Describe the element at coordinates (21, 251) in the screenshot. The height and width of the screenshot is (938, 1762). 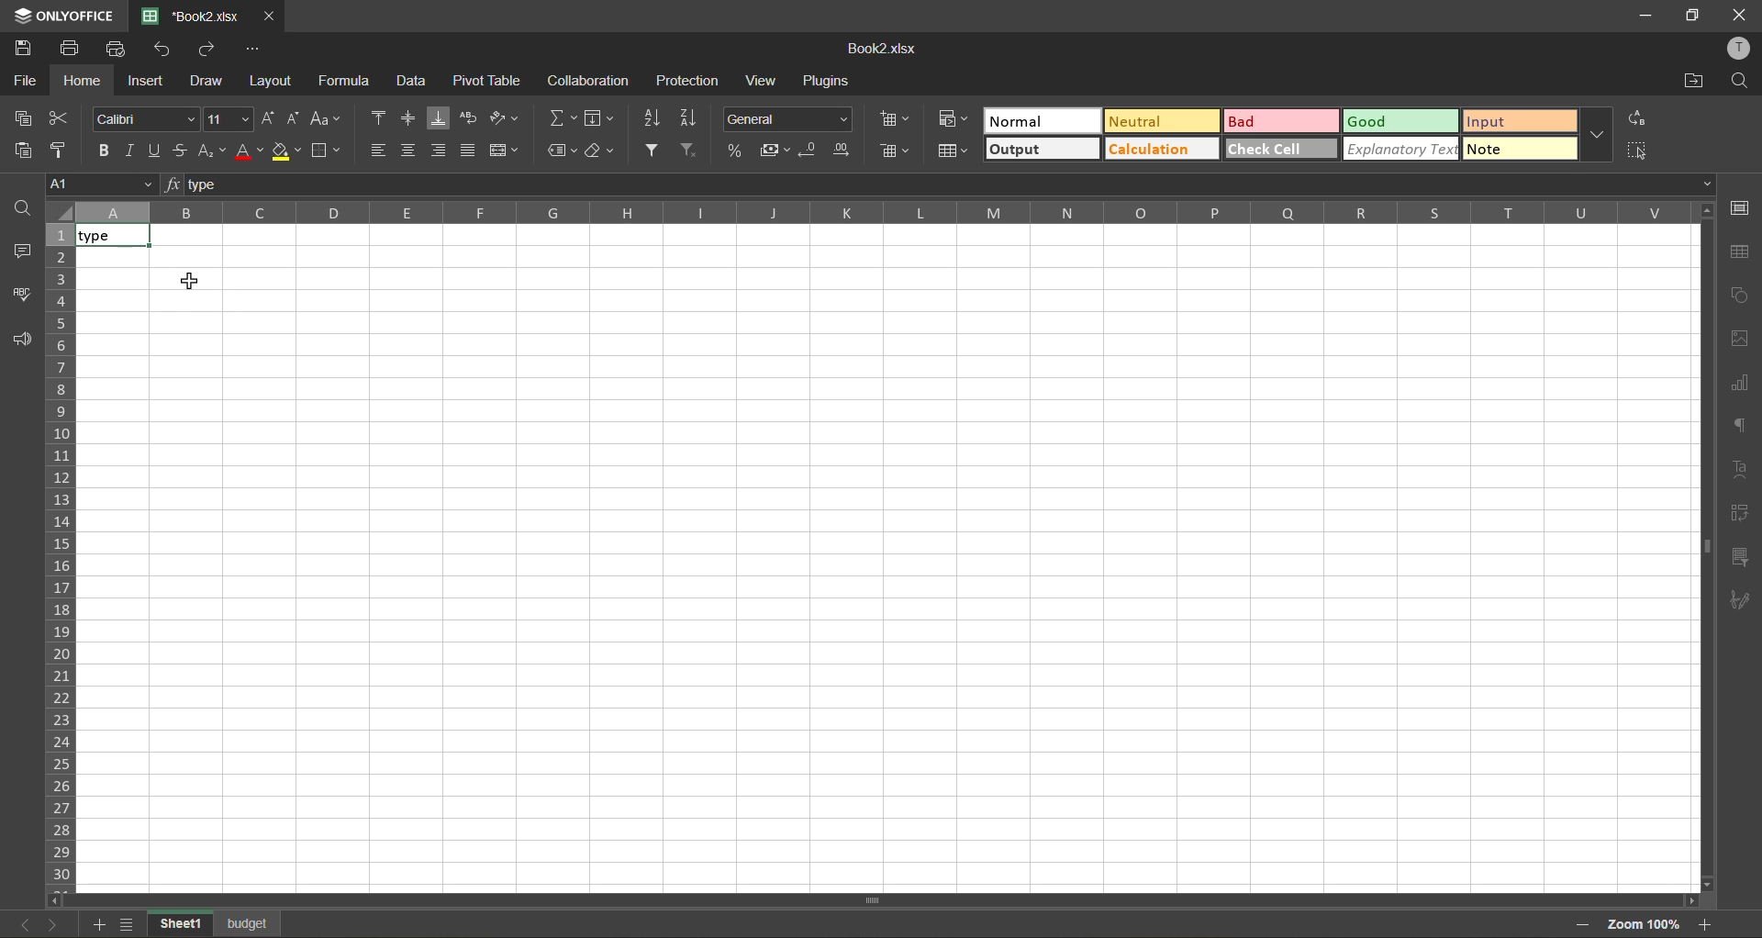
I see `comments` at that location.